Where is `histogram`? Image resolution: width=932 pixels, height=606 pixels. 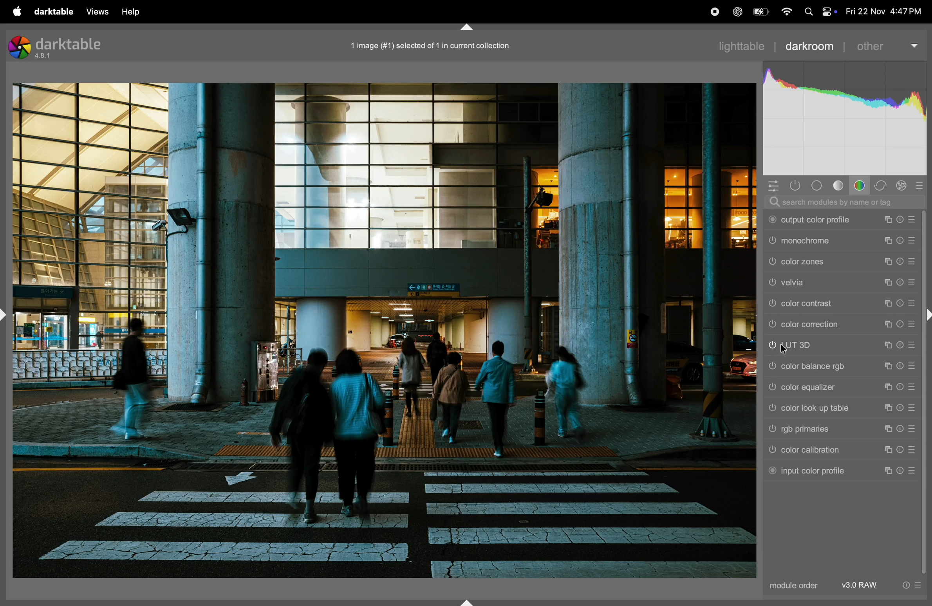
histogram is located at coordinates (846, 116).